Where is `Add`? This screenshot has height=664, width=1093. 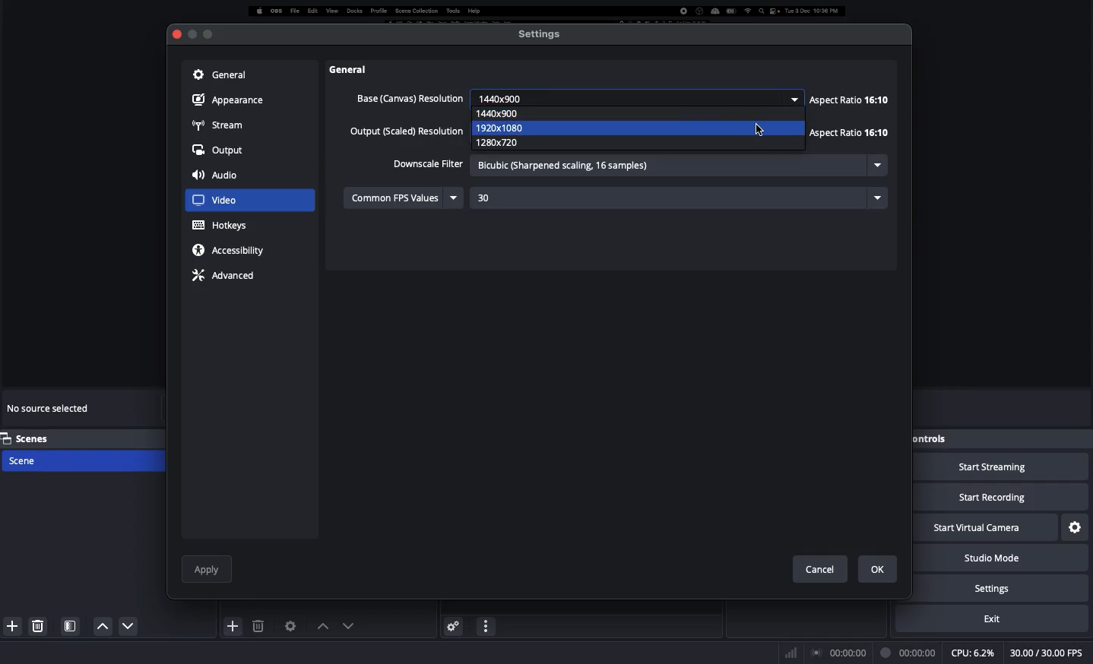
Add is located at coordinates (10, 624).